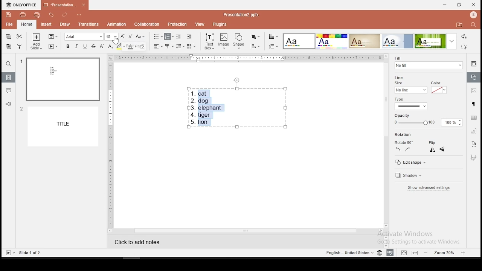 The width and height of the screenshot is (482, 271). Describe the element at coordinates (473, 118) in the screenshot. I see `table settings` at that location.